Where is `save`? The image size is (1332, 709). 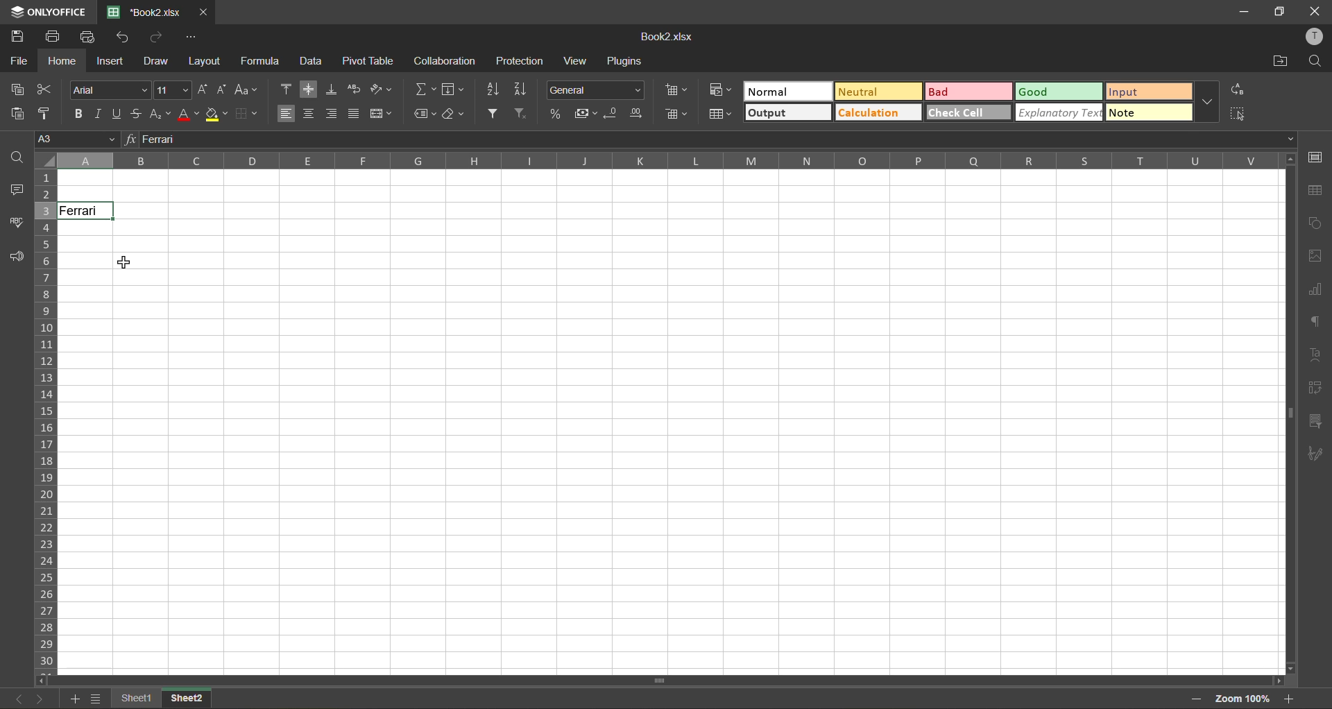 save is located at coordinates (17, 35).